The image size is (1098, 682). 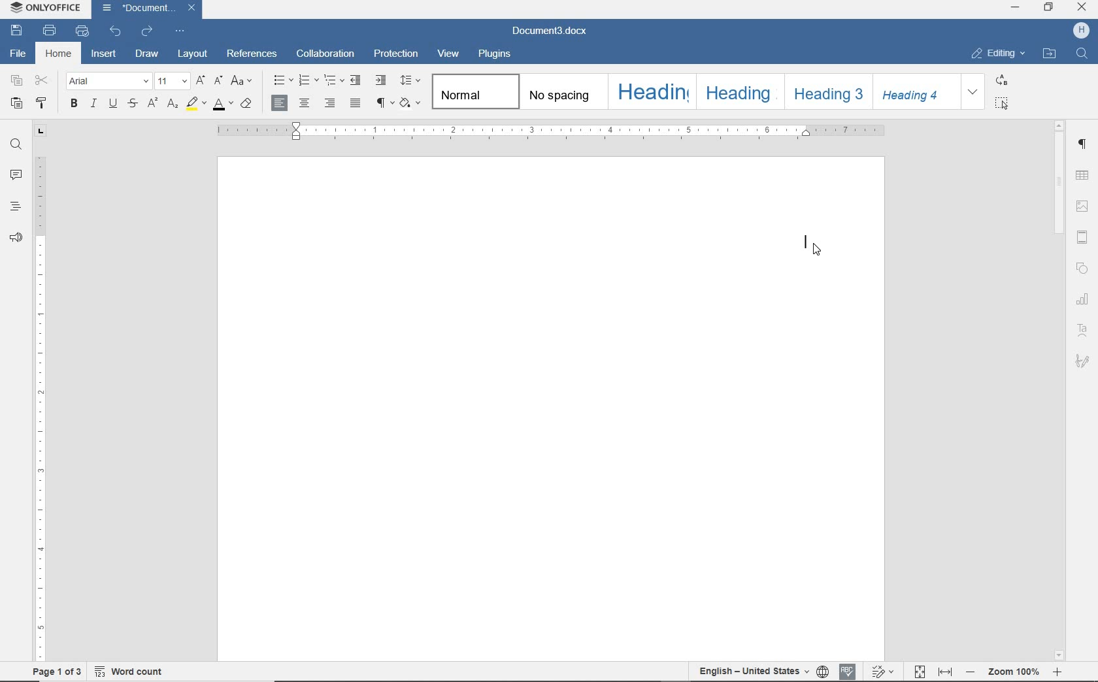 I want to click on JUSTIFIED, so click(x=356, y=103).